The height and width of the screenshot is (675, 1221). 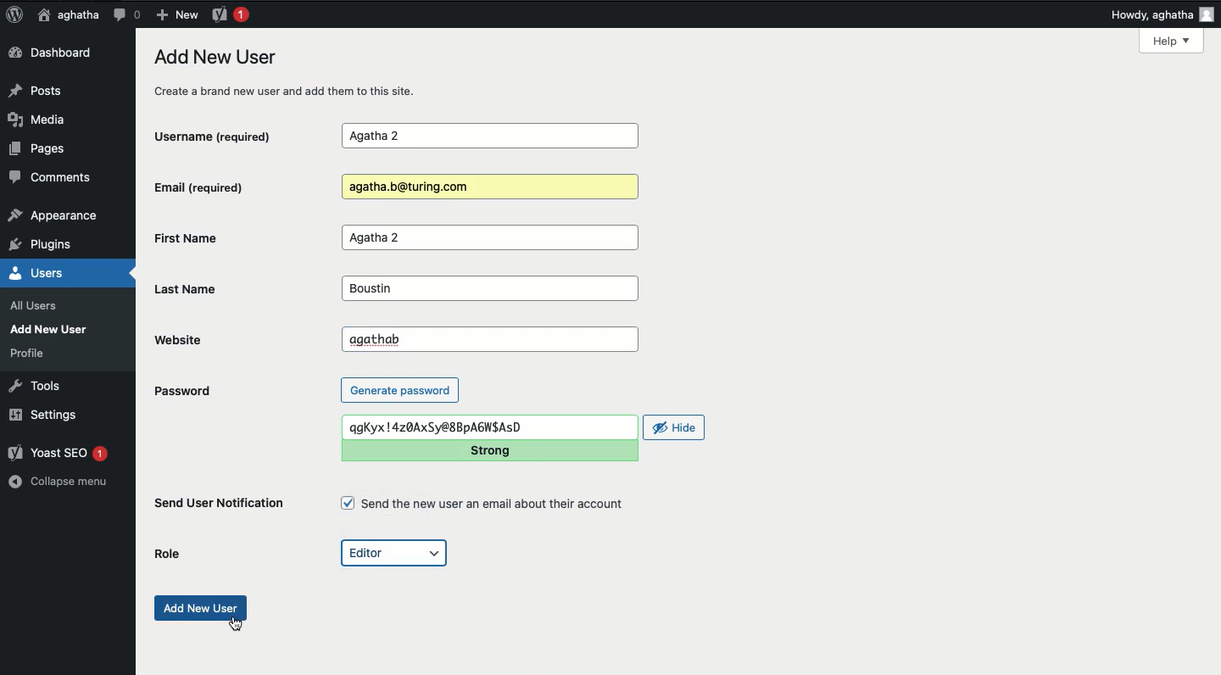 What do you see at coordinates (53, 329) in the screenshot?
I see `Add New User` at bounding box center [53, 329].